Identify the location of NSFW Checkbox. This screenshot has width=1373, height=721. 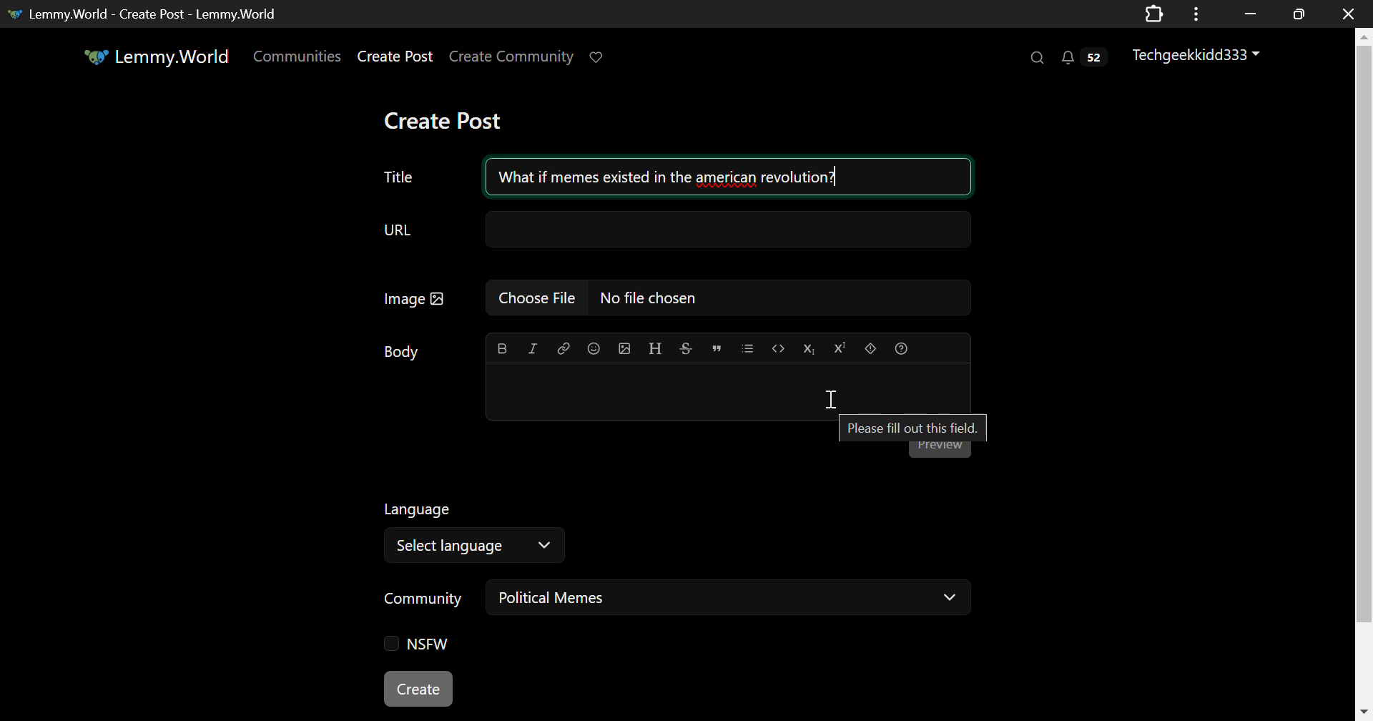
(412, 644).